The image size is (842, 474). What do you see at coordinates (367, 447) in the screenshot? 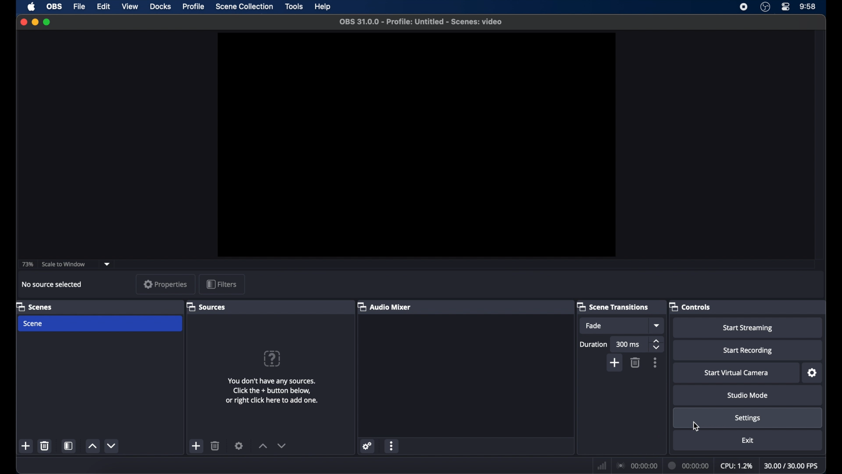
I see `settings` at bounding box center [367, 447].